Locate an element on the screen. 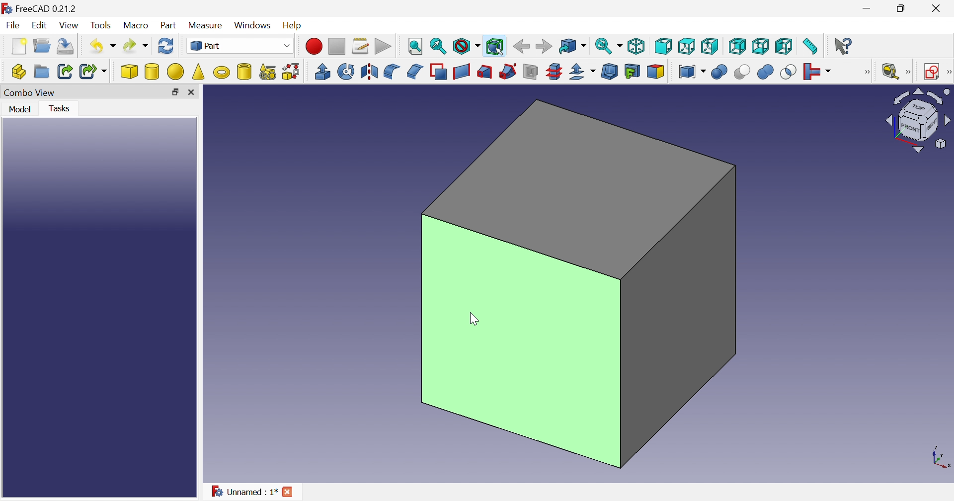 This screenshot has height=501, width=954. Fillet... is located at coordinates (392, 72).